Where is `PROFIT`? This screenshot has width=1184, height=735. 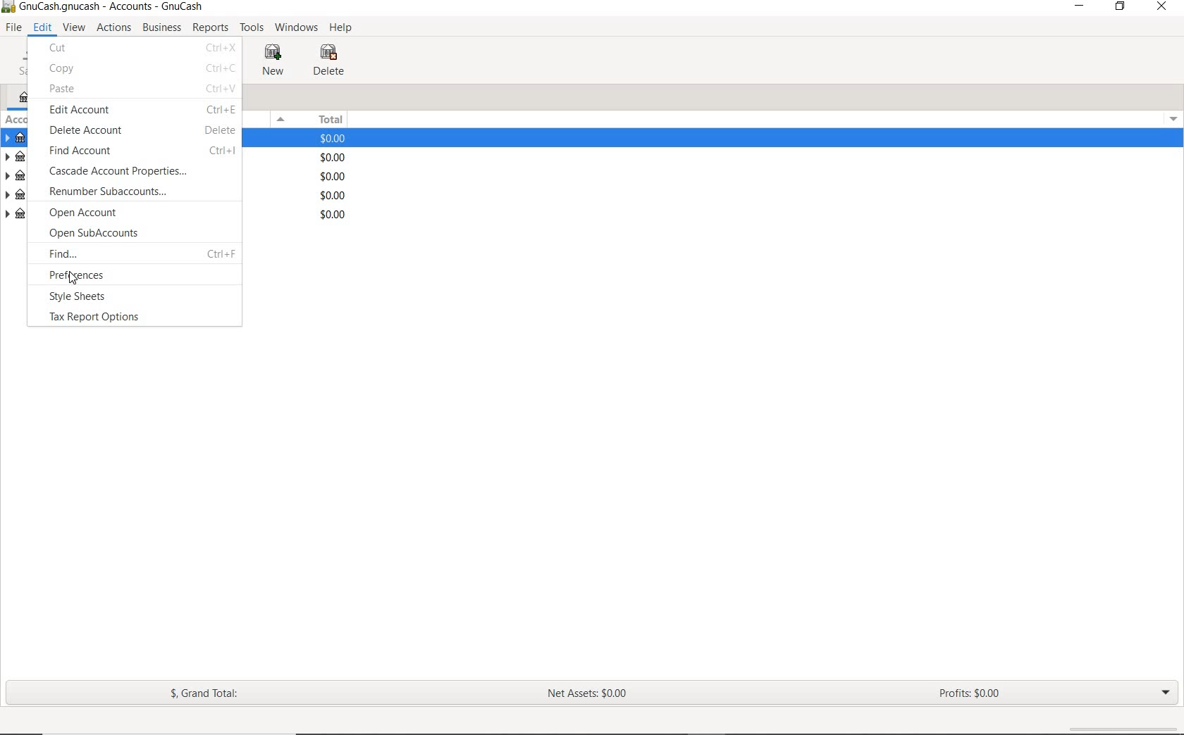
PROFIT is located at coordinates (972, 694).